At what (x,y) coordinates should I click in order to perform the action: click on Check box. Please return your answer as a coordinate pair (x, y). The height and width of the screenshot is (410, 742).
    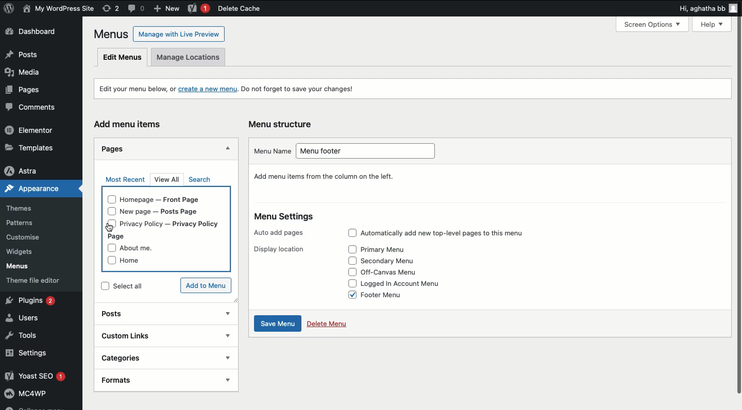
    Looking at the image, I should click on (350, 272).